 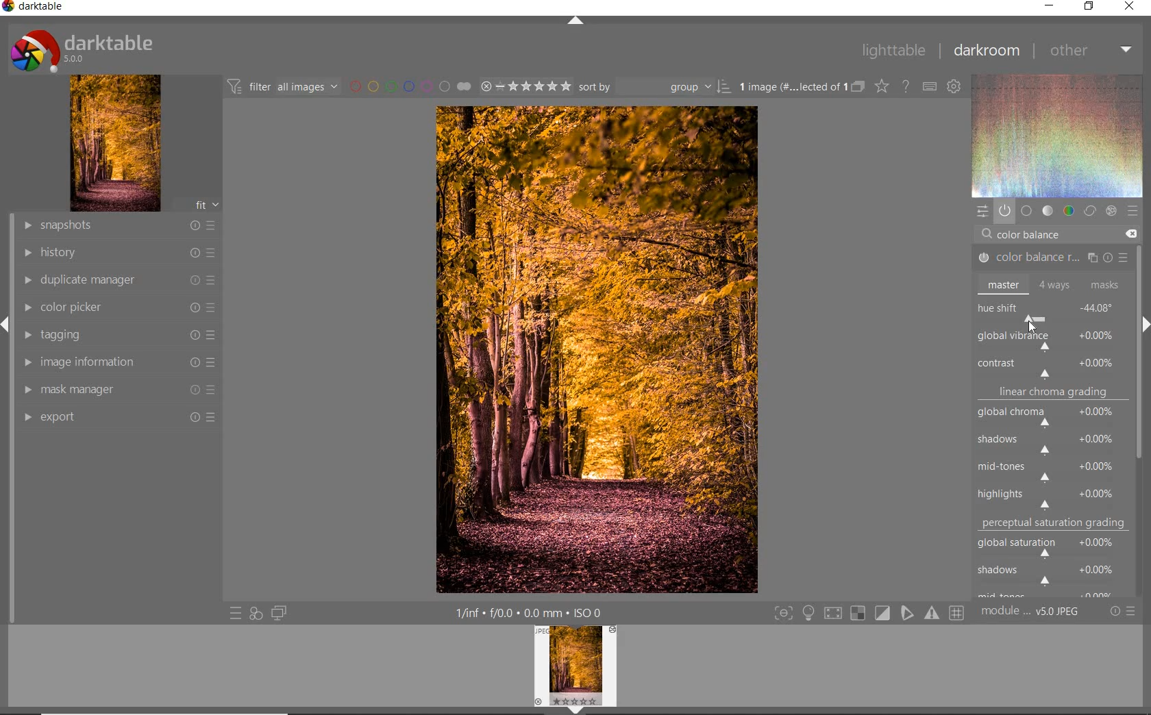 What do you see at coordinates (525, 87) in the screenshot?
I see `selected image range rating` at bounding box center [525, 87].